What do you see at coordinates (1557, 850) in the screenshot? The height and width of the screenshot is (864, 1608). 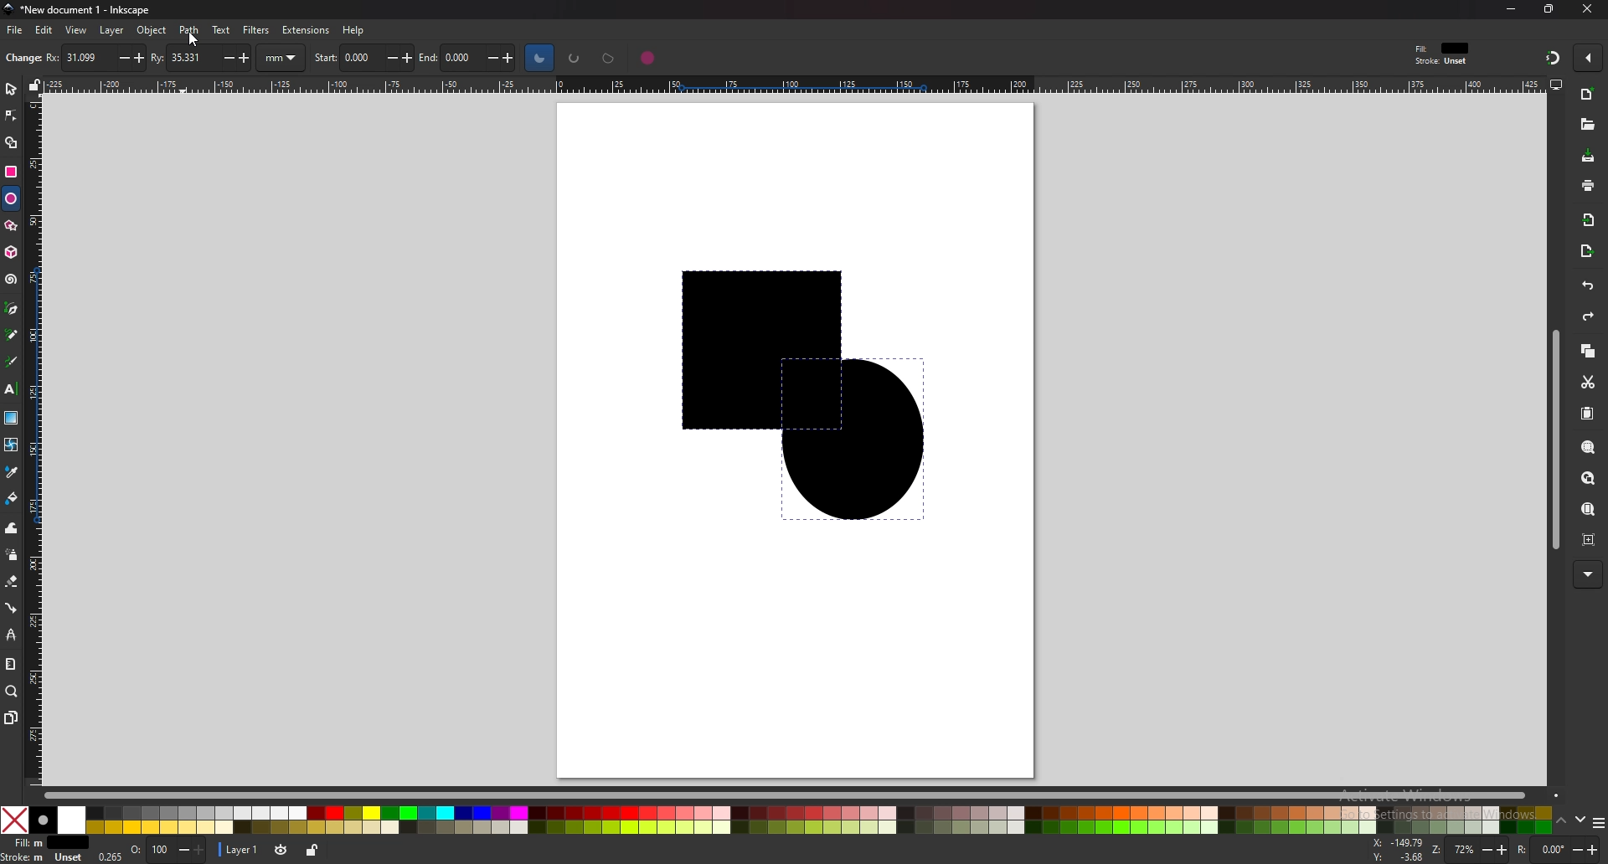 I see `rotate` at bounding box center [1557, 850].